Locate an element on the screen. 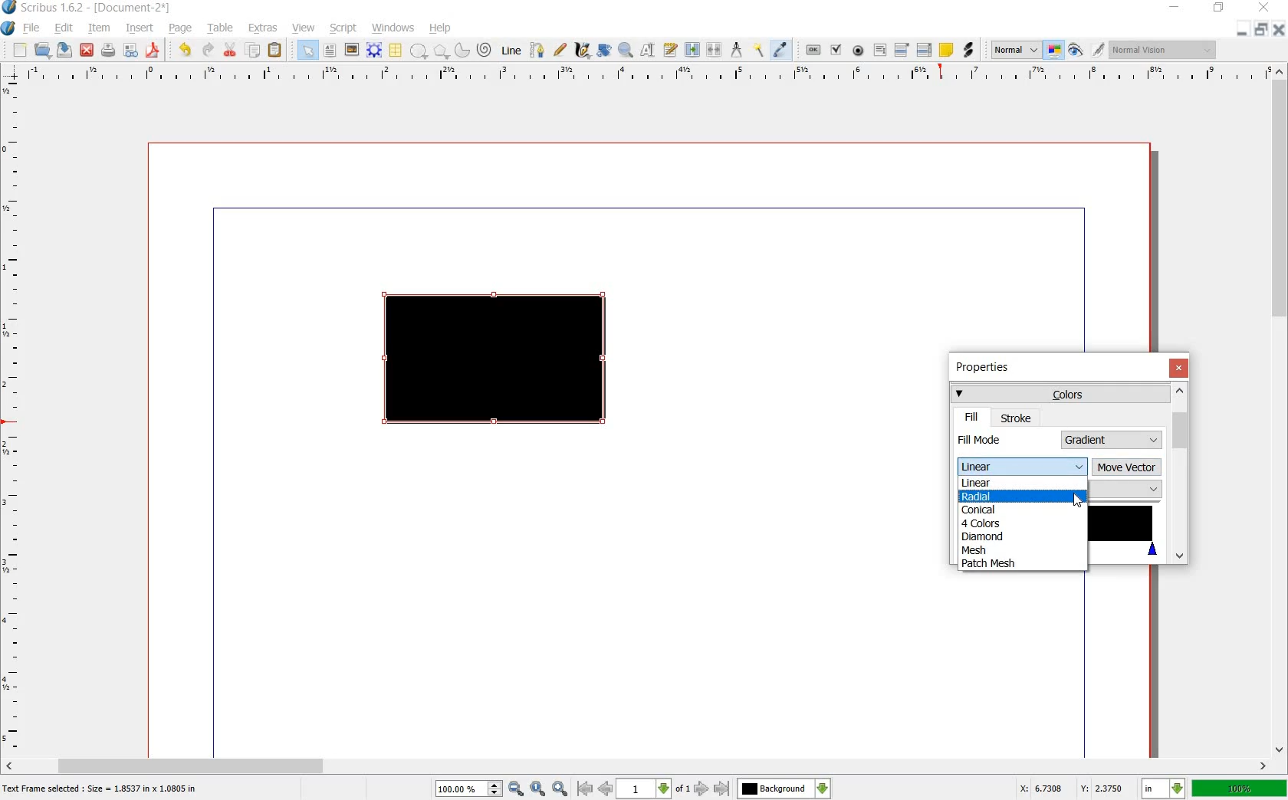 This screenshot has width=1288, height=800. conical is located at coordinates (987, 510).